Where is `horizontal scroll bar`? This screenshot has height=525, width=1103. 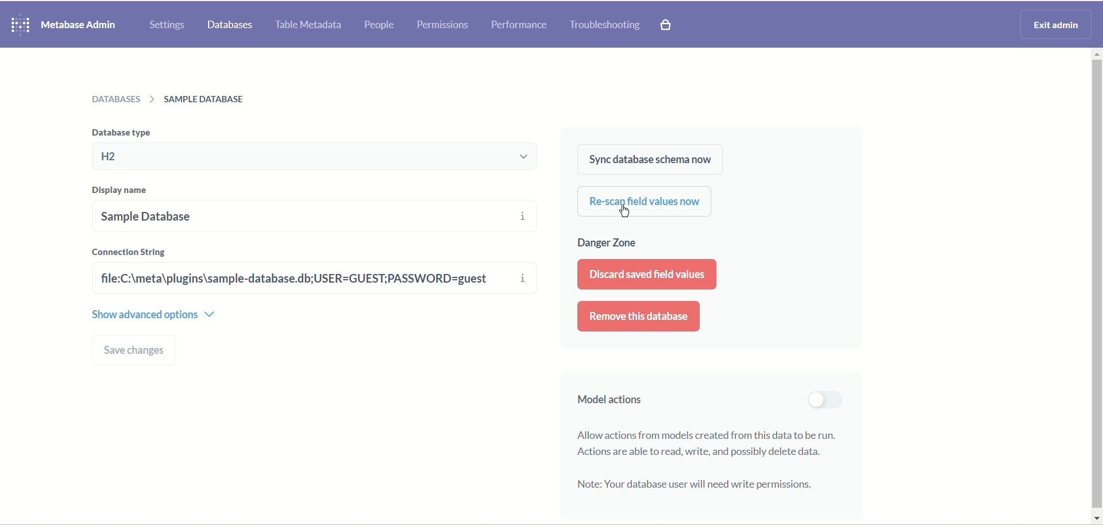
horizontal scroll bar is located at coordinates (1096, 285).